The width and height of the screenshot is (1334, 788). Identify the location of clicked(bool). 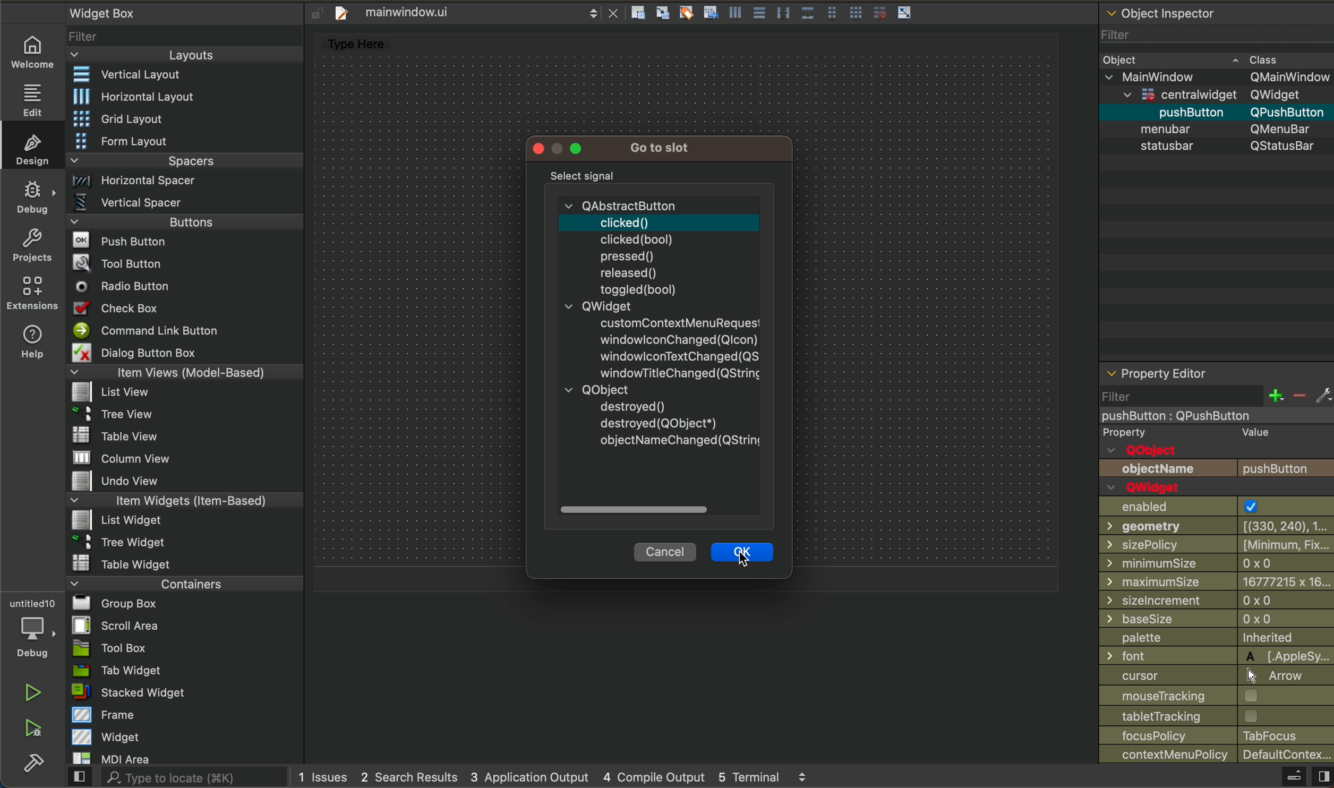
(637, 238).